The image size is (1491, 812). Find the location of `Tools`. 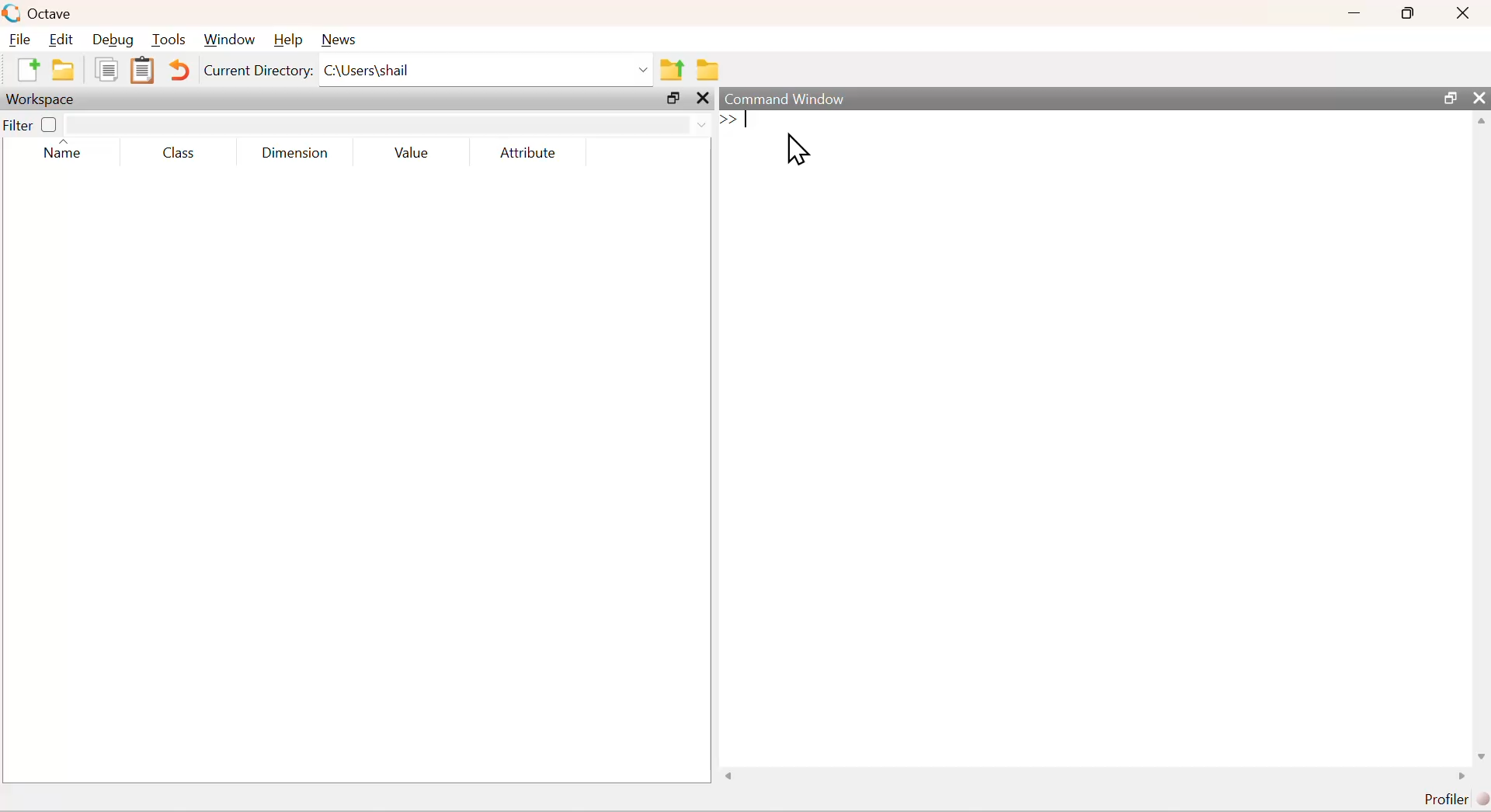

Tools is located at coordinates (169, 41).